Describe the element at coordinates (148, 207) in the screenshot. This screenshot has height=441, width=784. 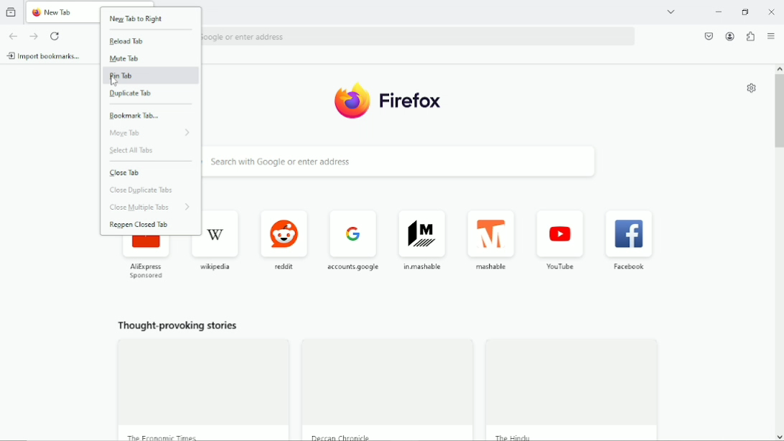
I see `Close multiple tabs` at that location.